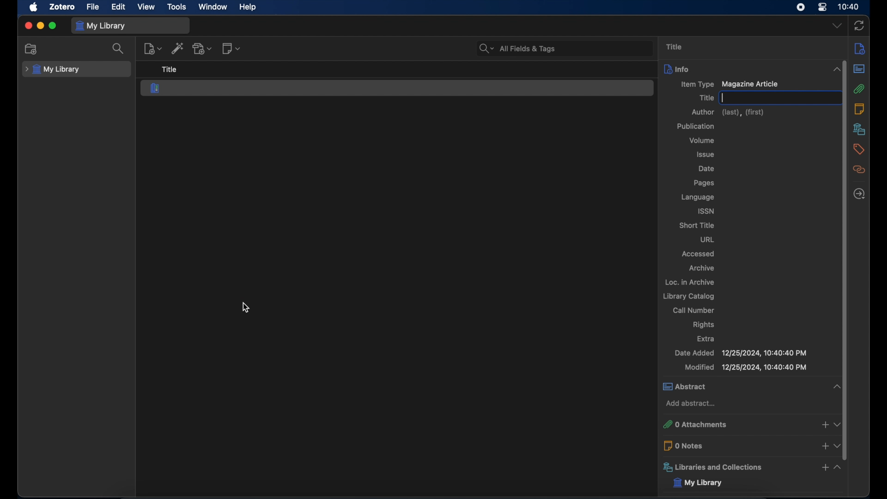  I want to click on issn, so click(706, 211).